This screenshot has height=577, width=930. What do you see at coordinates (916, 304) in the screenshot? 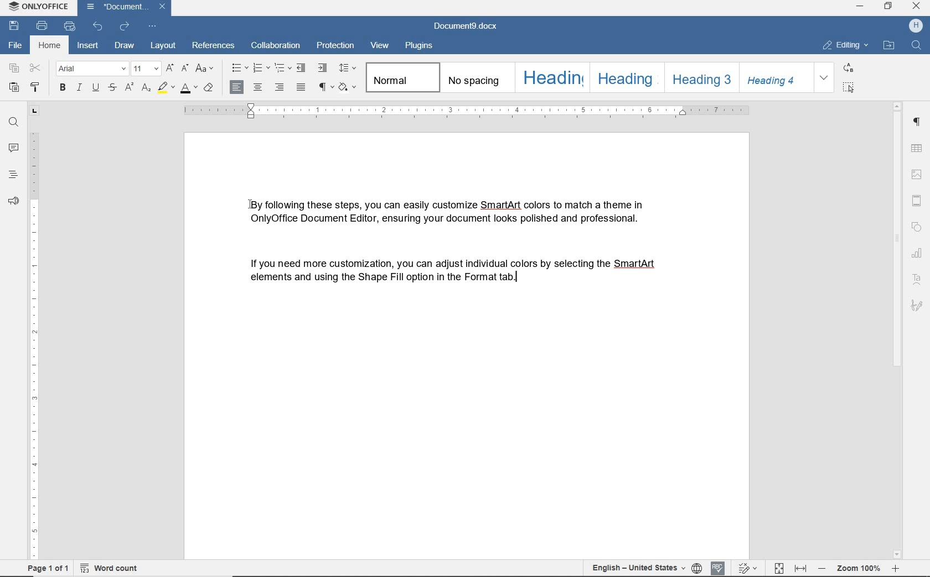
I see `signature` at bounding box center [916, 304].